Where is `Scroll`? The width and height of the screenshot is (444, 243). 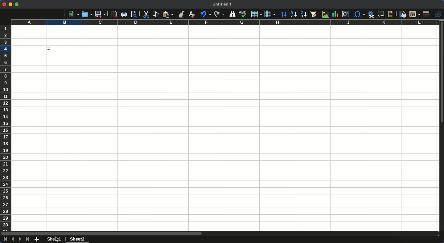
Scroll is located at coordinates (441, 129).